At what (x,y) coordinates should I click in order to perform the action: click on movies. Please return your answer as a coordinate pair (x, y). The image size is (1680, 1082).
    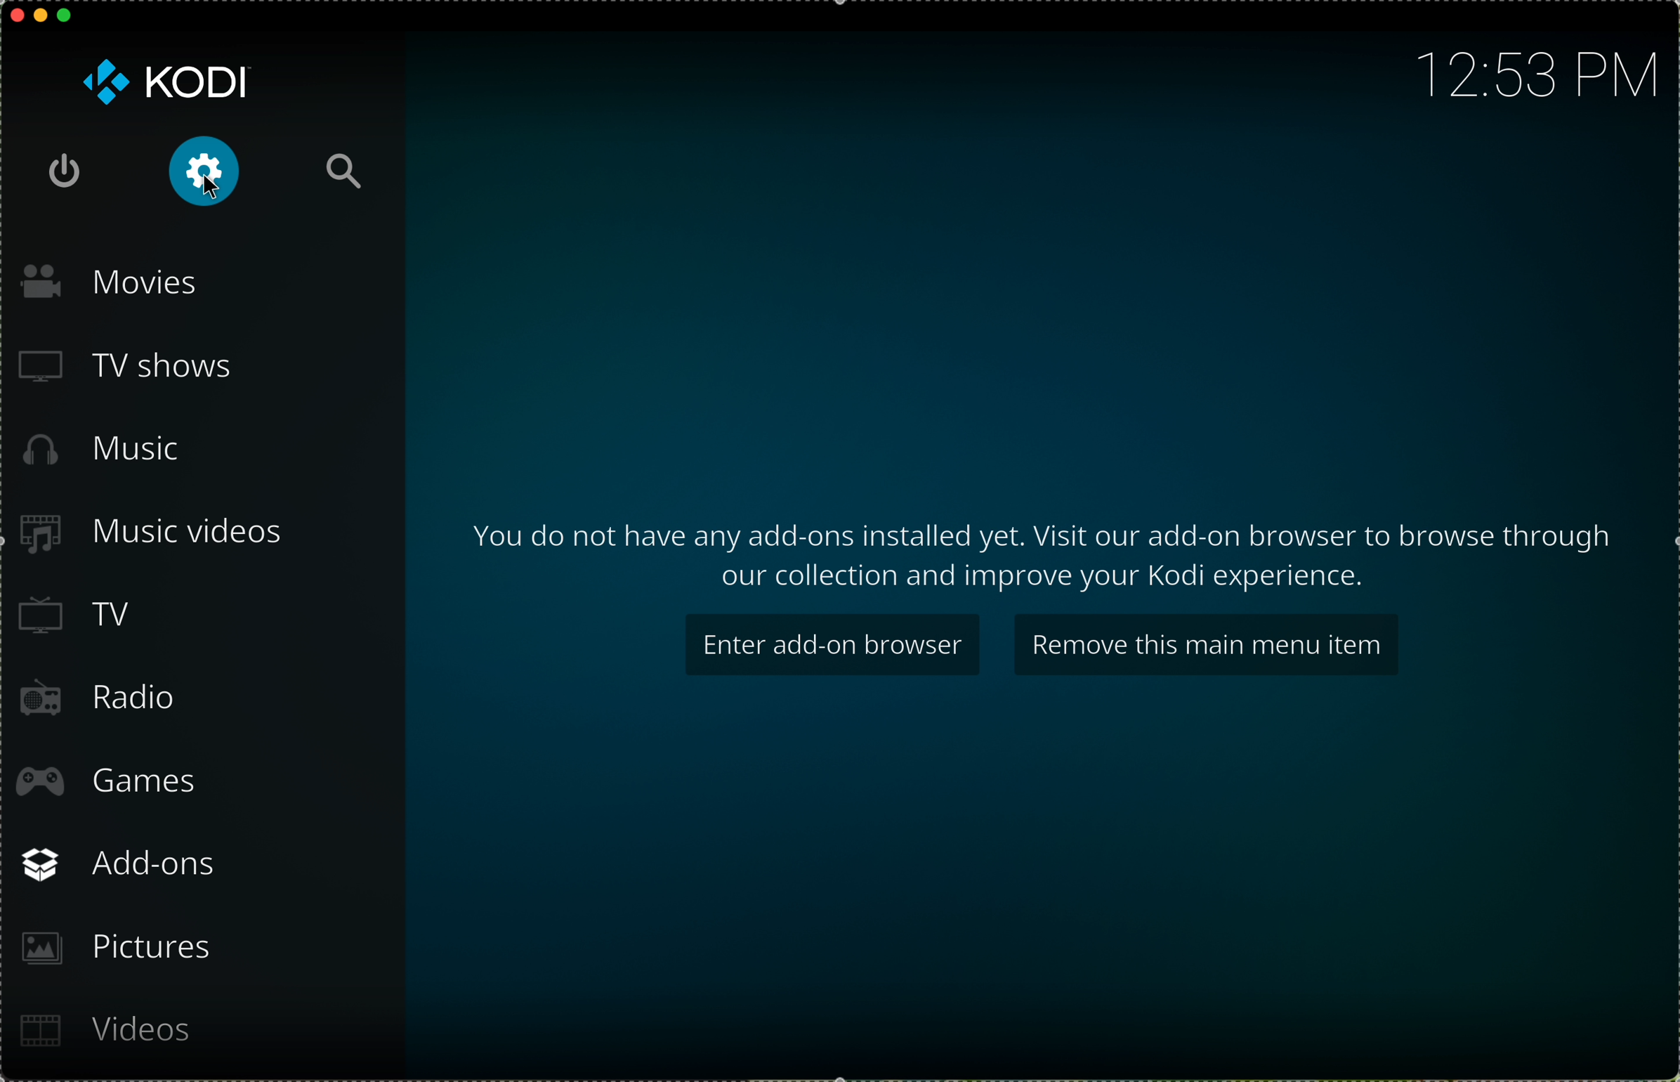
    Looking at the image, I should click on (126, 280).